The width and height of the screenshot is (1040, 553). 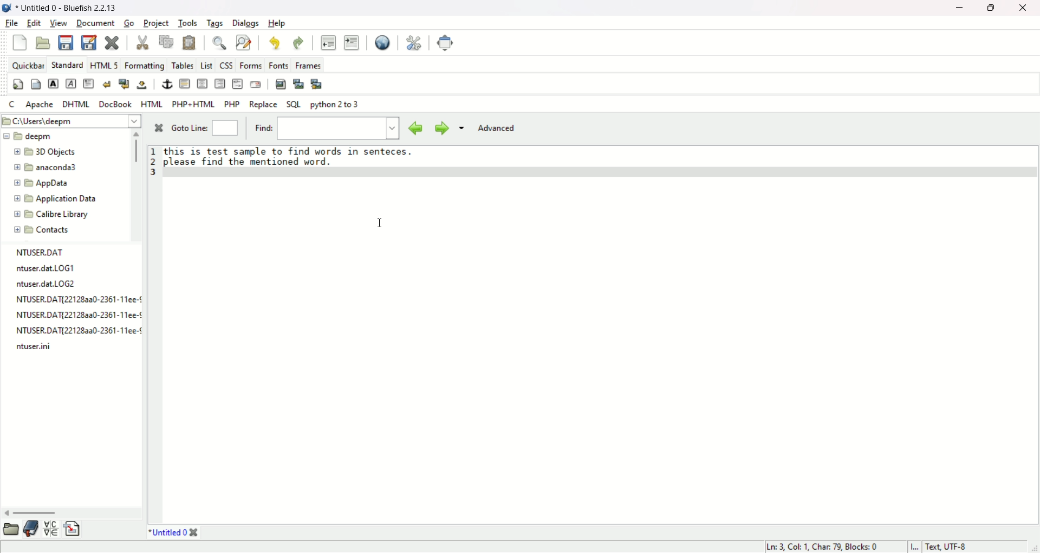 What do you see at coordinates (19, 83) in the screenshot?
I see `quickstart` at bounding box center [19, 83].